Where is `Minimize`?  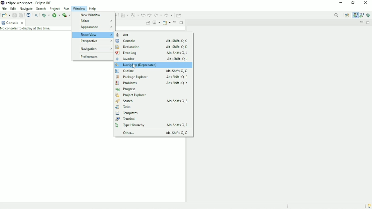
Minimize is located at coordinates (175, 22).